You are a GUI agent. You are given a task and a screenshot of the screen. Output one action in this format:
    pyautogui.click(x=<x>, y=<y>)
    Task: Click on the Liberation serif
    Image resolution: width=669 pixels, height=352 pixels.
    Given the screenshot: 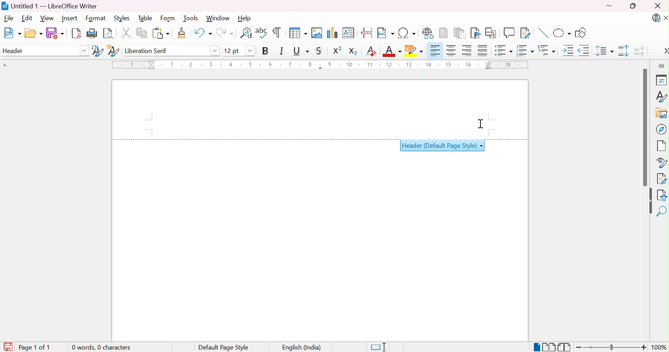 What is the action you would take?
    pyautogui.click(x=146, y=50)
    